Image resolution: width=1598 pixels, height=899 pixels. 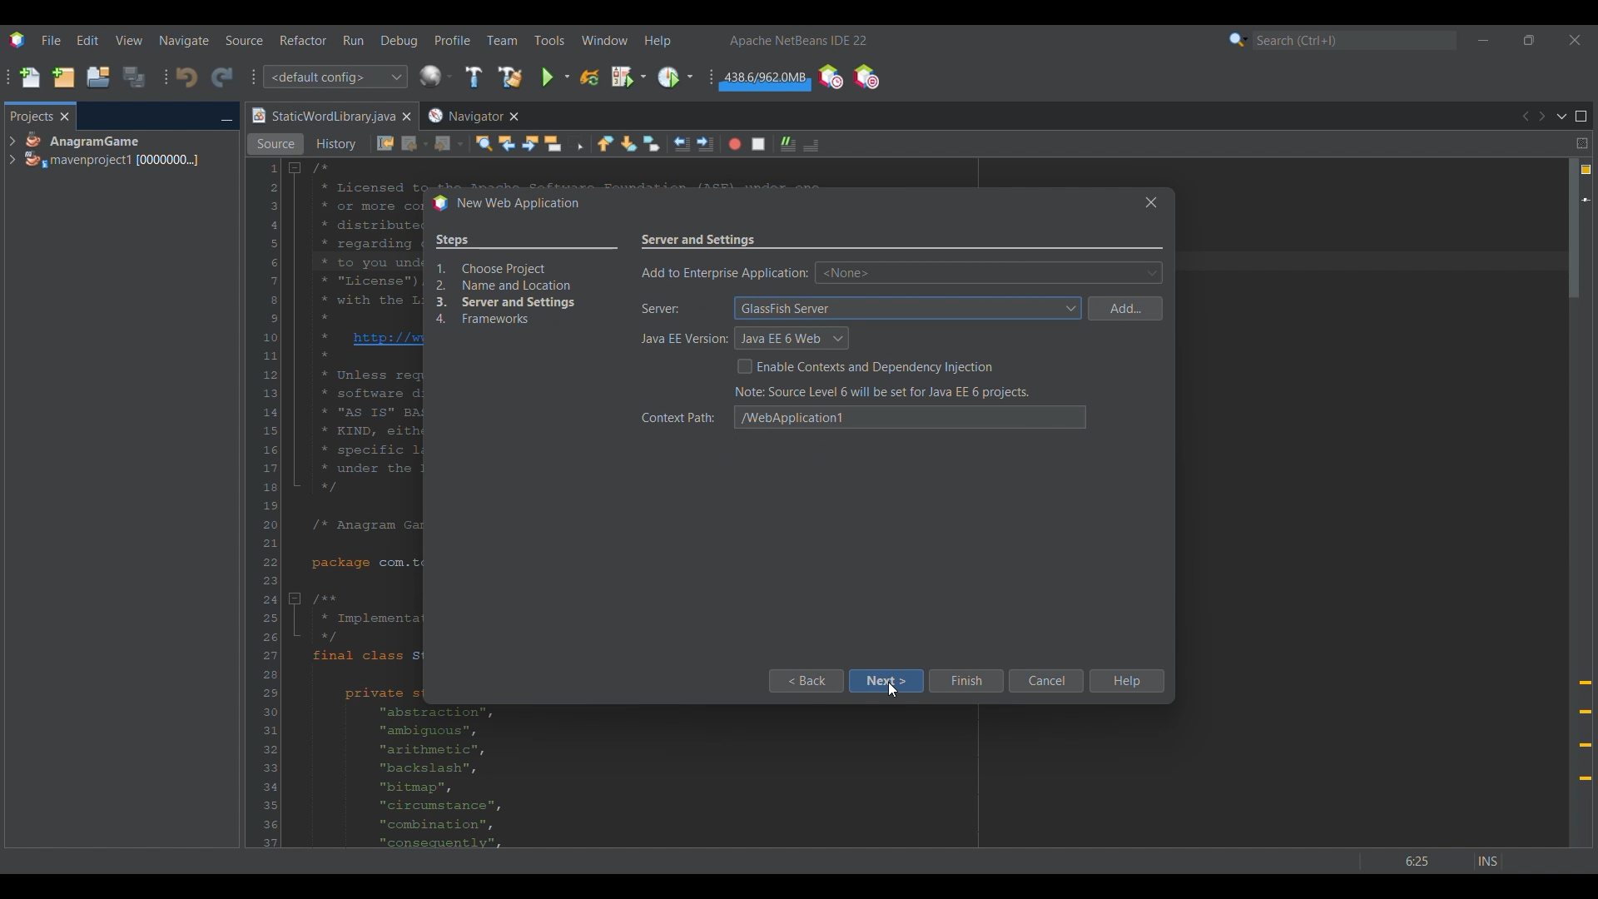 I want to click on Show in smaller tab, so click(x=1529, y=40).